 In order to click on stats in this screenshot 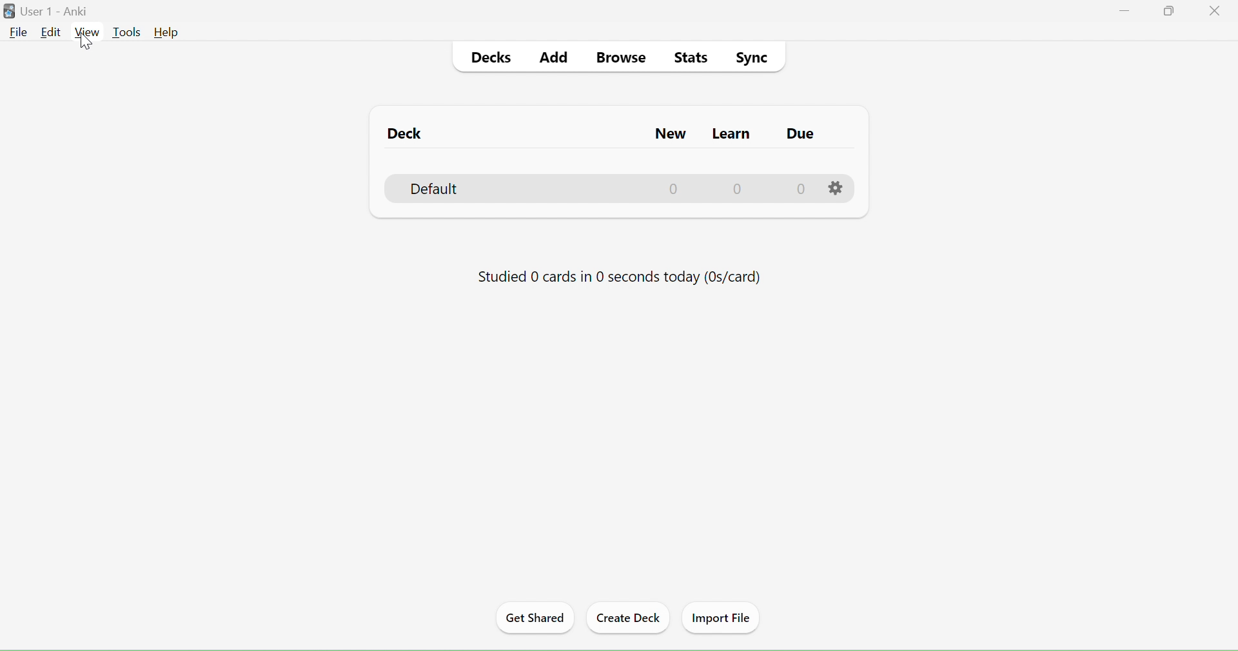, I will do `click(692, 59)`.